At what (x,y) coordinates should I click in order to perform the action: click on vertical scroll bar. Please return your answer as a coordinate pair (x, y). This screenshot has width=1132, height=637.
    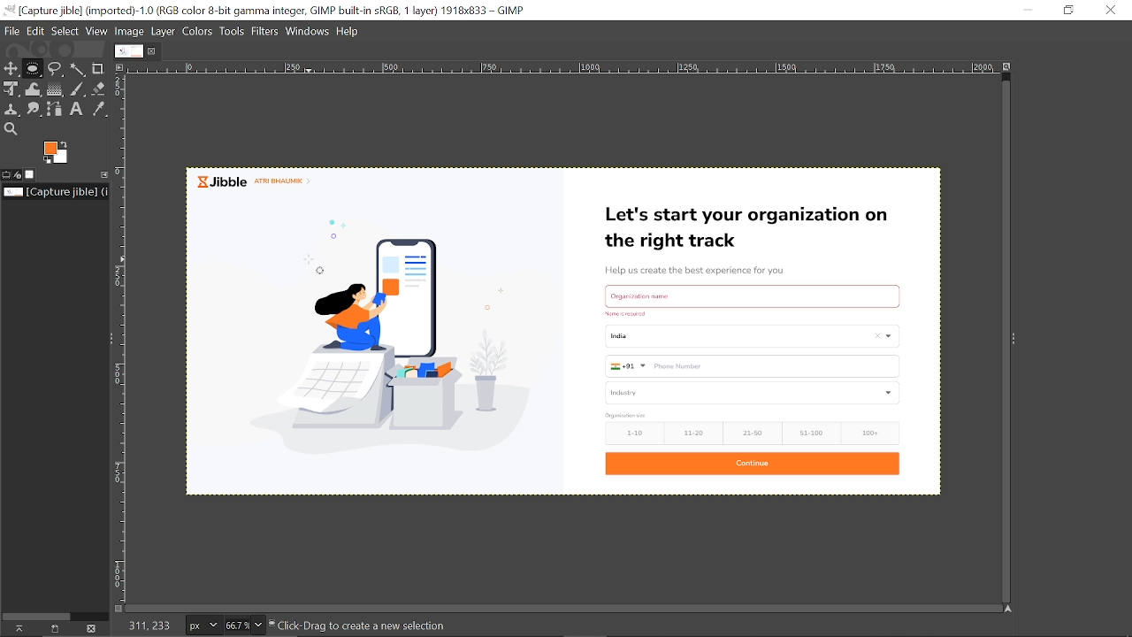
    Looking at the image, I should click on (998, 337).